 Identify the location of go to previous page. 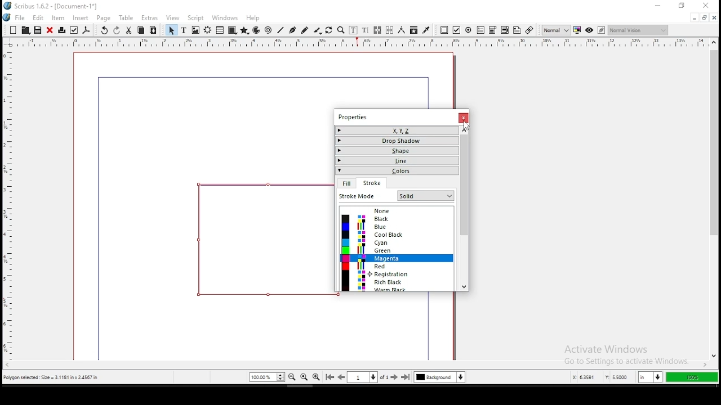
(342, 377).